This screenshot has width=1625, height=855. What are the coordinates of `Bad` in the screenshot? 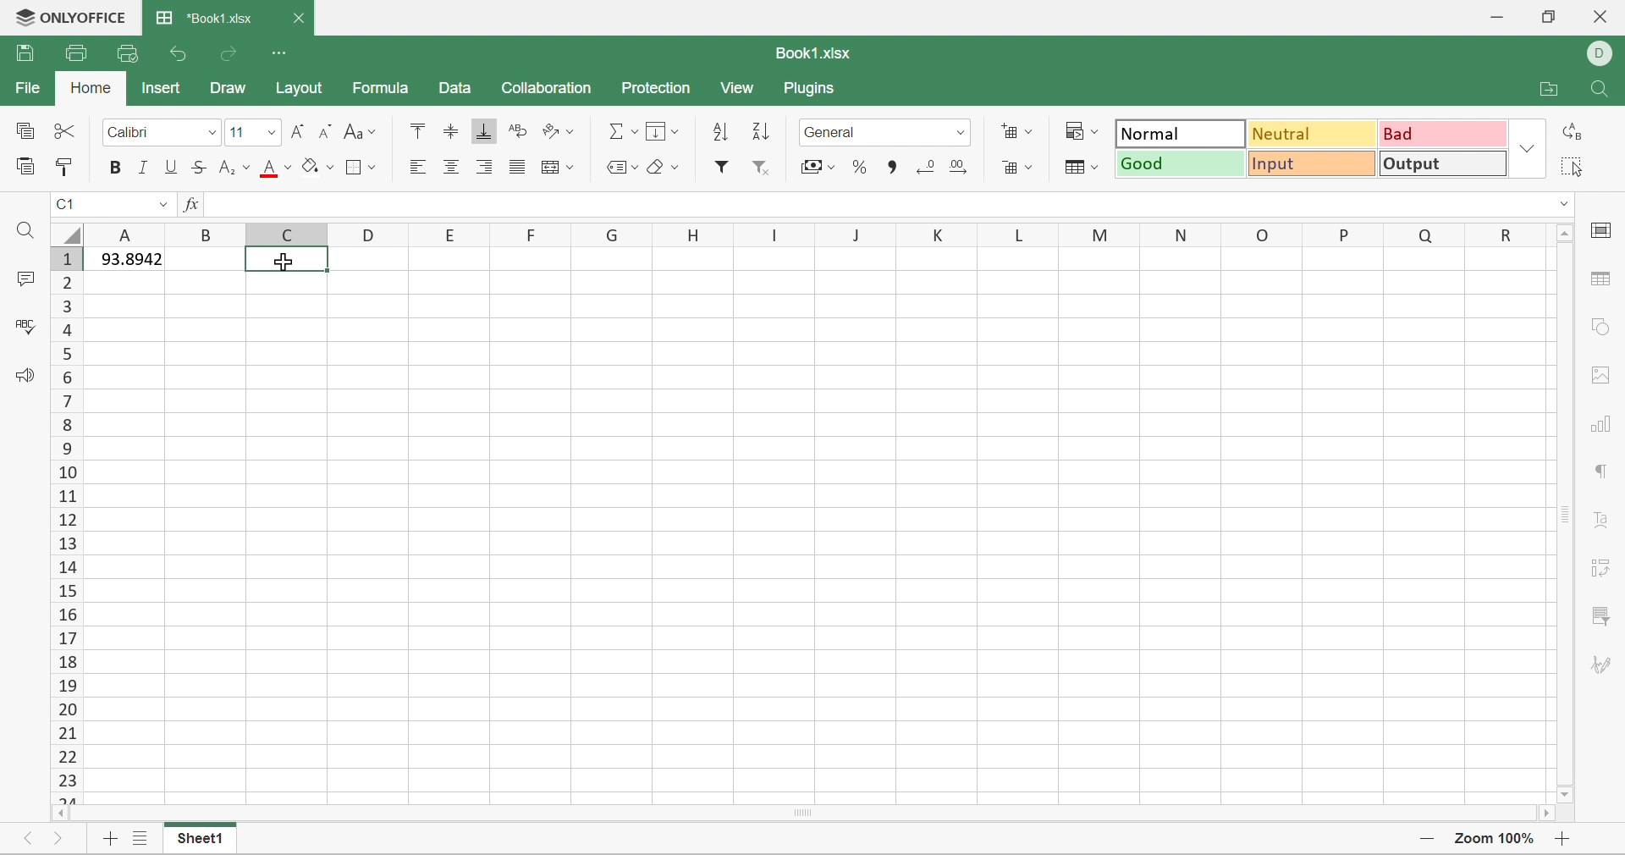 It's located at (1445, 132).